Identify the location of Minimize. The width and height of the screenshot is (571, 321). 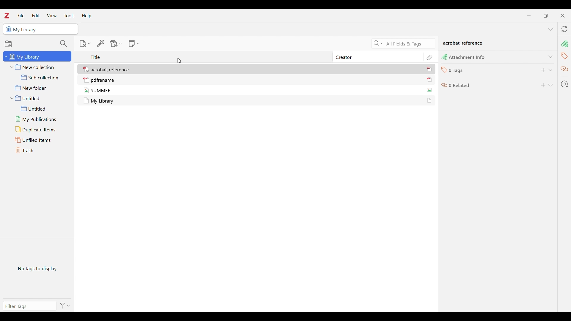
(529, 15).